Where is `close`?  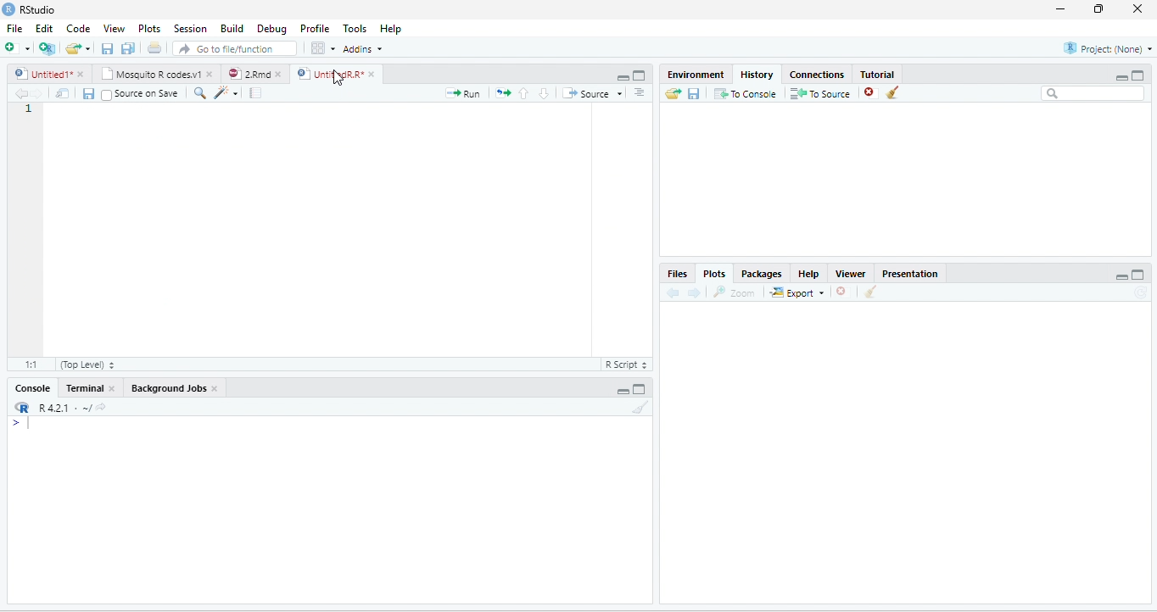
close is located at coordinates (215, 389).